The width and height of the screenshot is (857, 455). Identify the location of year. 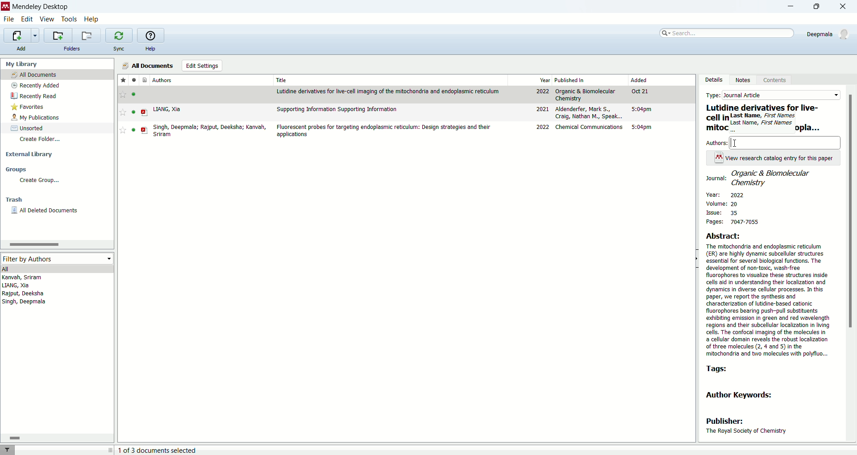
(543, 79).